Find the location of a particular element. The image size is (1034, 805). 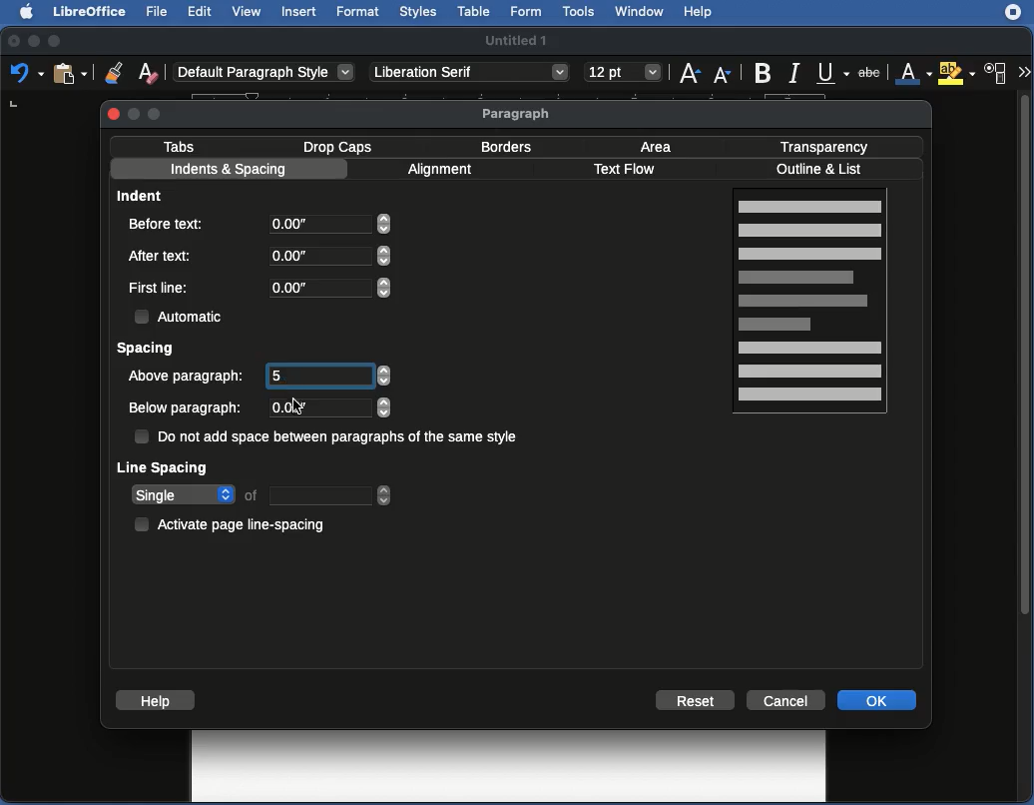

Transparency is located at coordinates (824, 145).